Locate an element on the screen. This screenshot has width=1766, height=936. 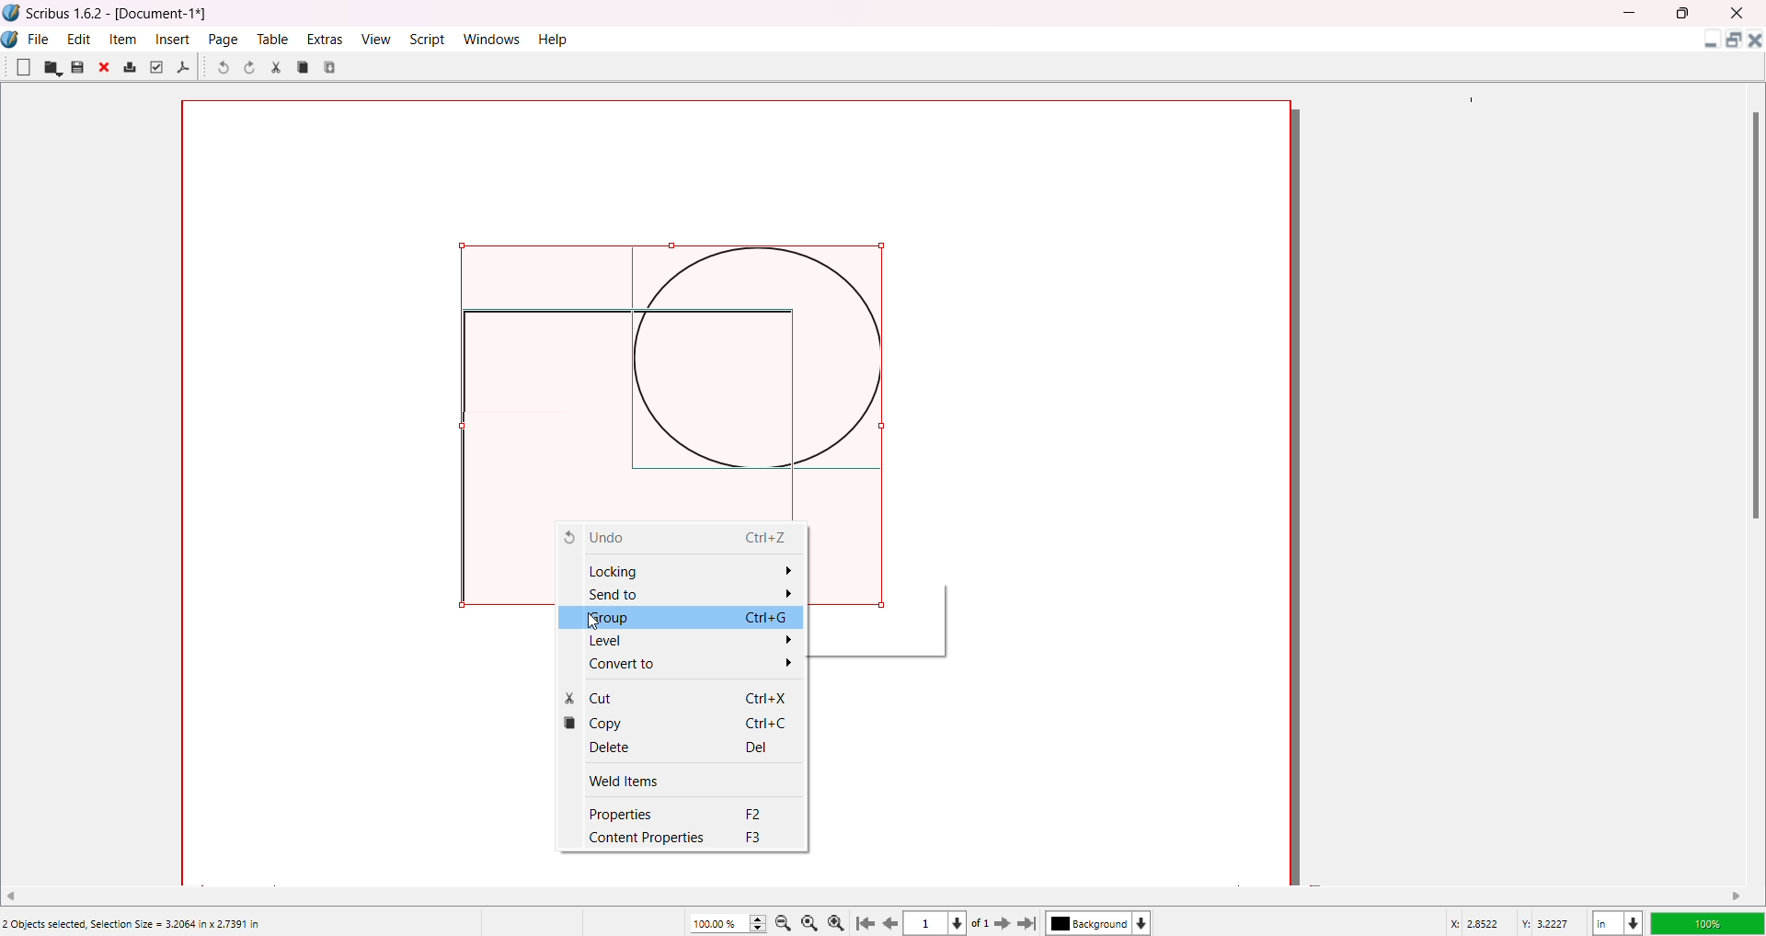
Undo is located at coordinates (222, 69).